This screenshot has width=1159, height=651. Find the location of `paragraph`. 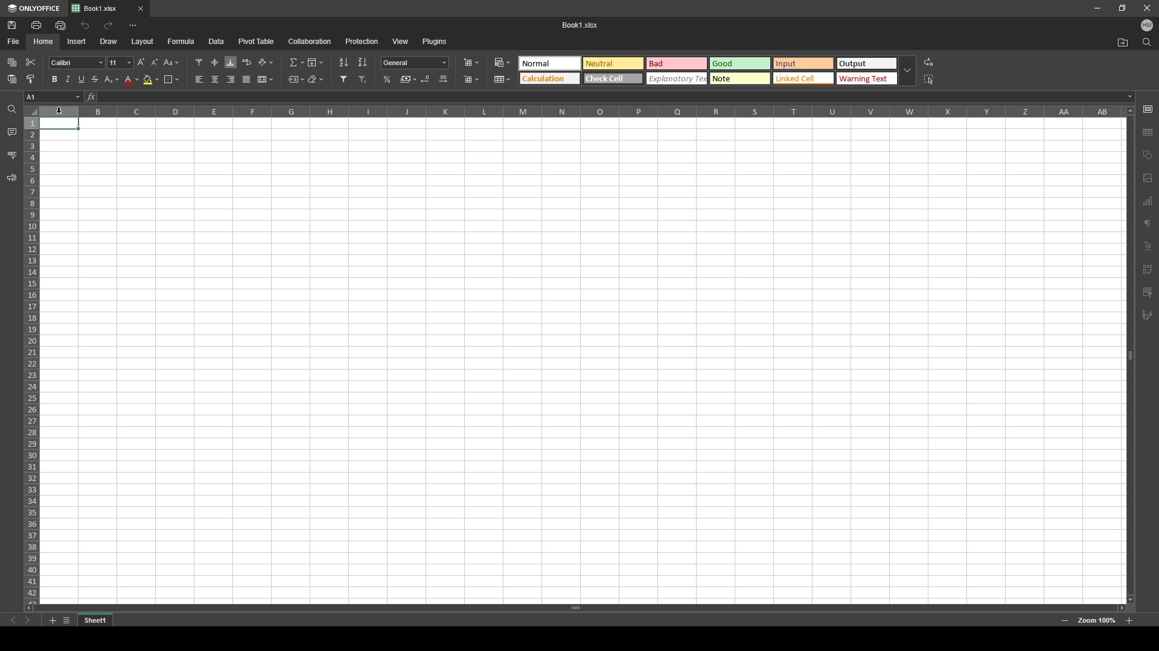

paragraph is located at coordinates (1148, 224).